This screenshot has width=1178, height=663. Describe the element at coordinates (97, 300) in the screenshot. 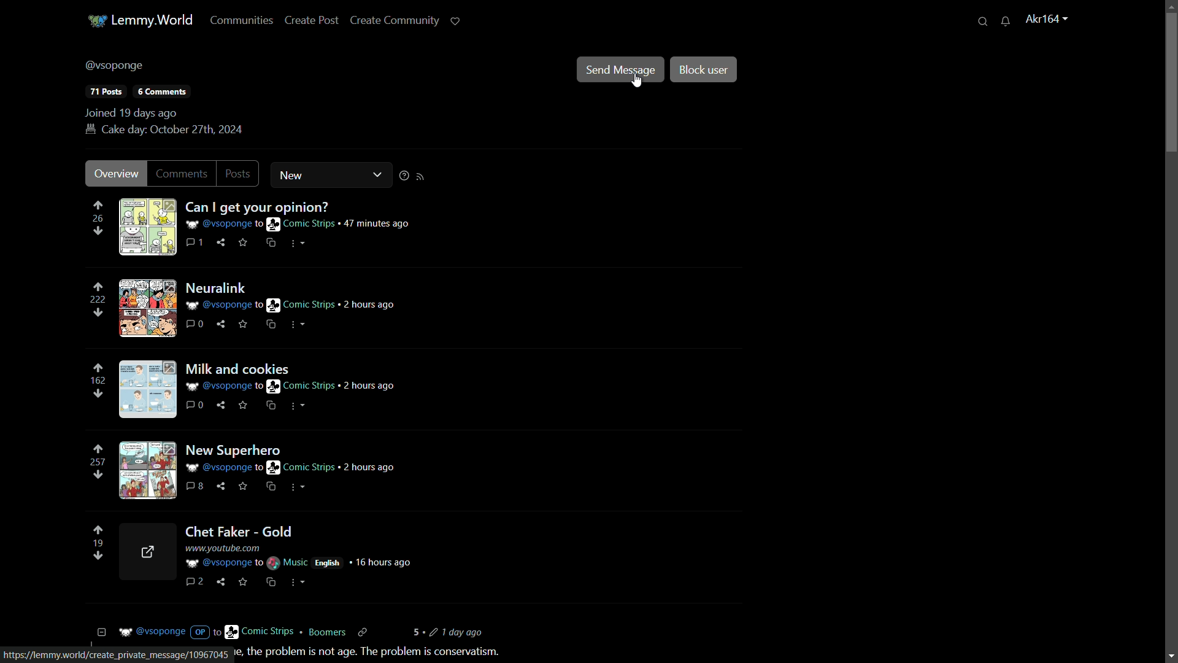

I see `number of votes` at that location.